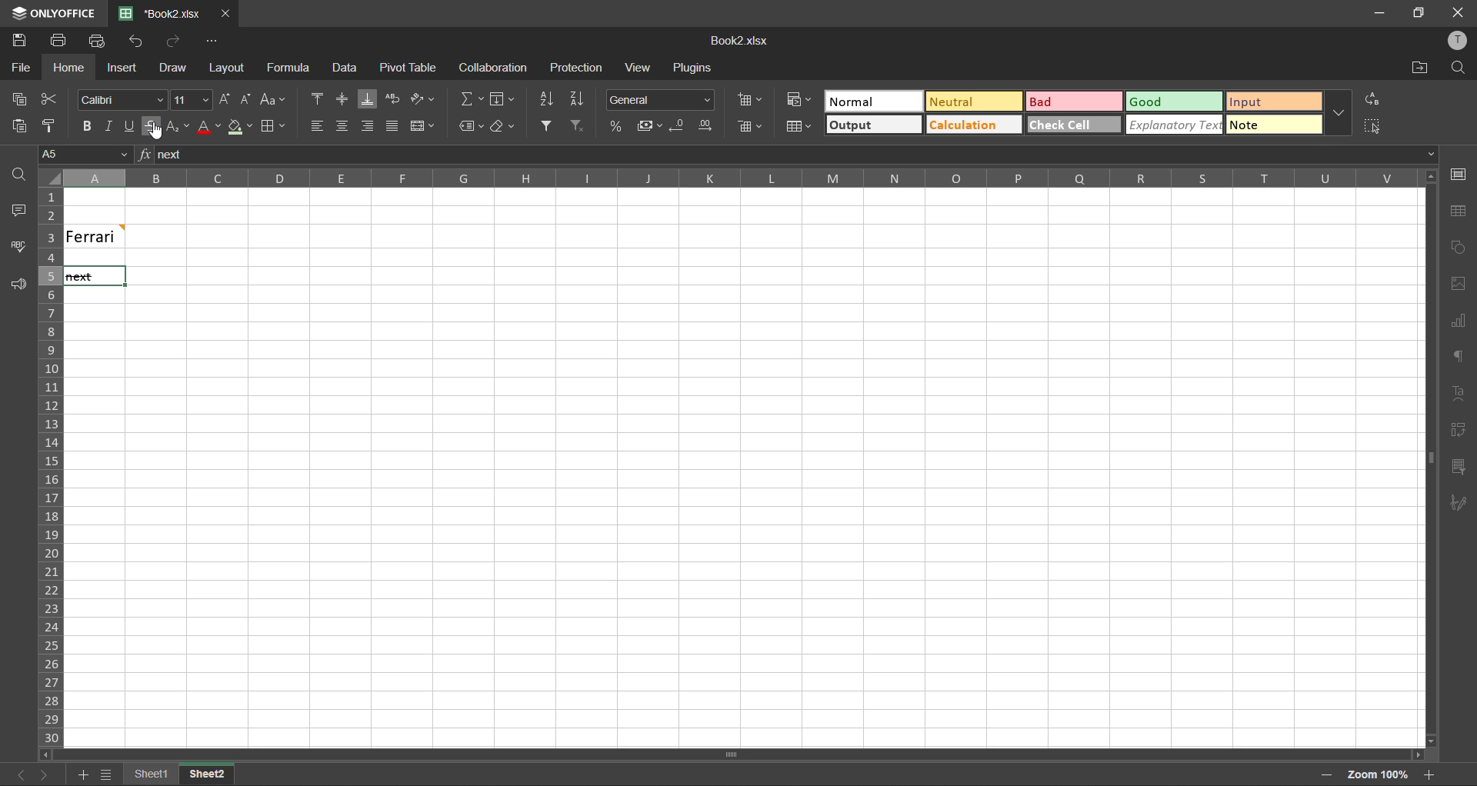 The width and height of the screenshot is (1477, 786). Describe the element at coordinates (548, 98) in the screenshot. I see `sort ascending` at that location.